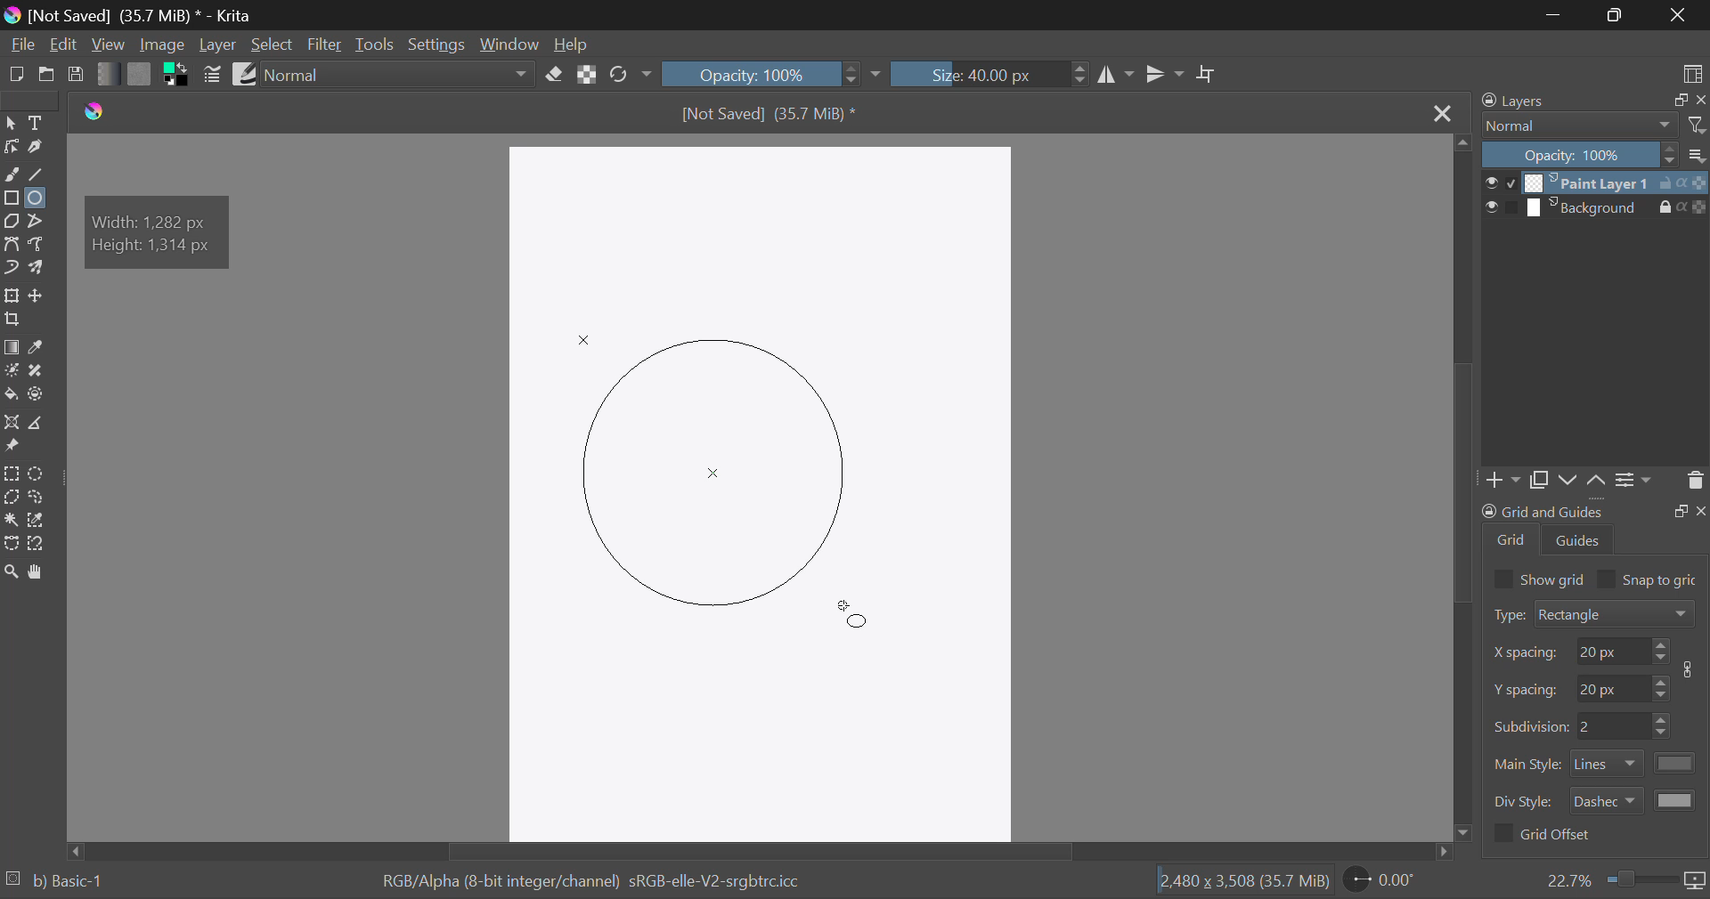 This screenshot has width=1710, height=899. Describe the element at coordinates (401, 75) in the screenshot. I see `Blending Mode` at that location.